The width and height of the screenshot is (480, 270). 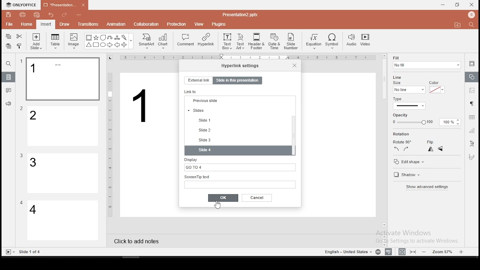 What do you see at coordinates (397, 148) in the screenshot?
I see `rotate 90 counterclockwise` at bounding box center [397, 148].